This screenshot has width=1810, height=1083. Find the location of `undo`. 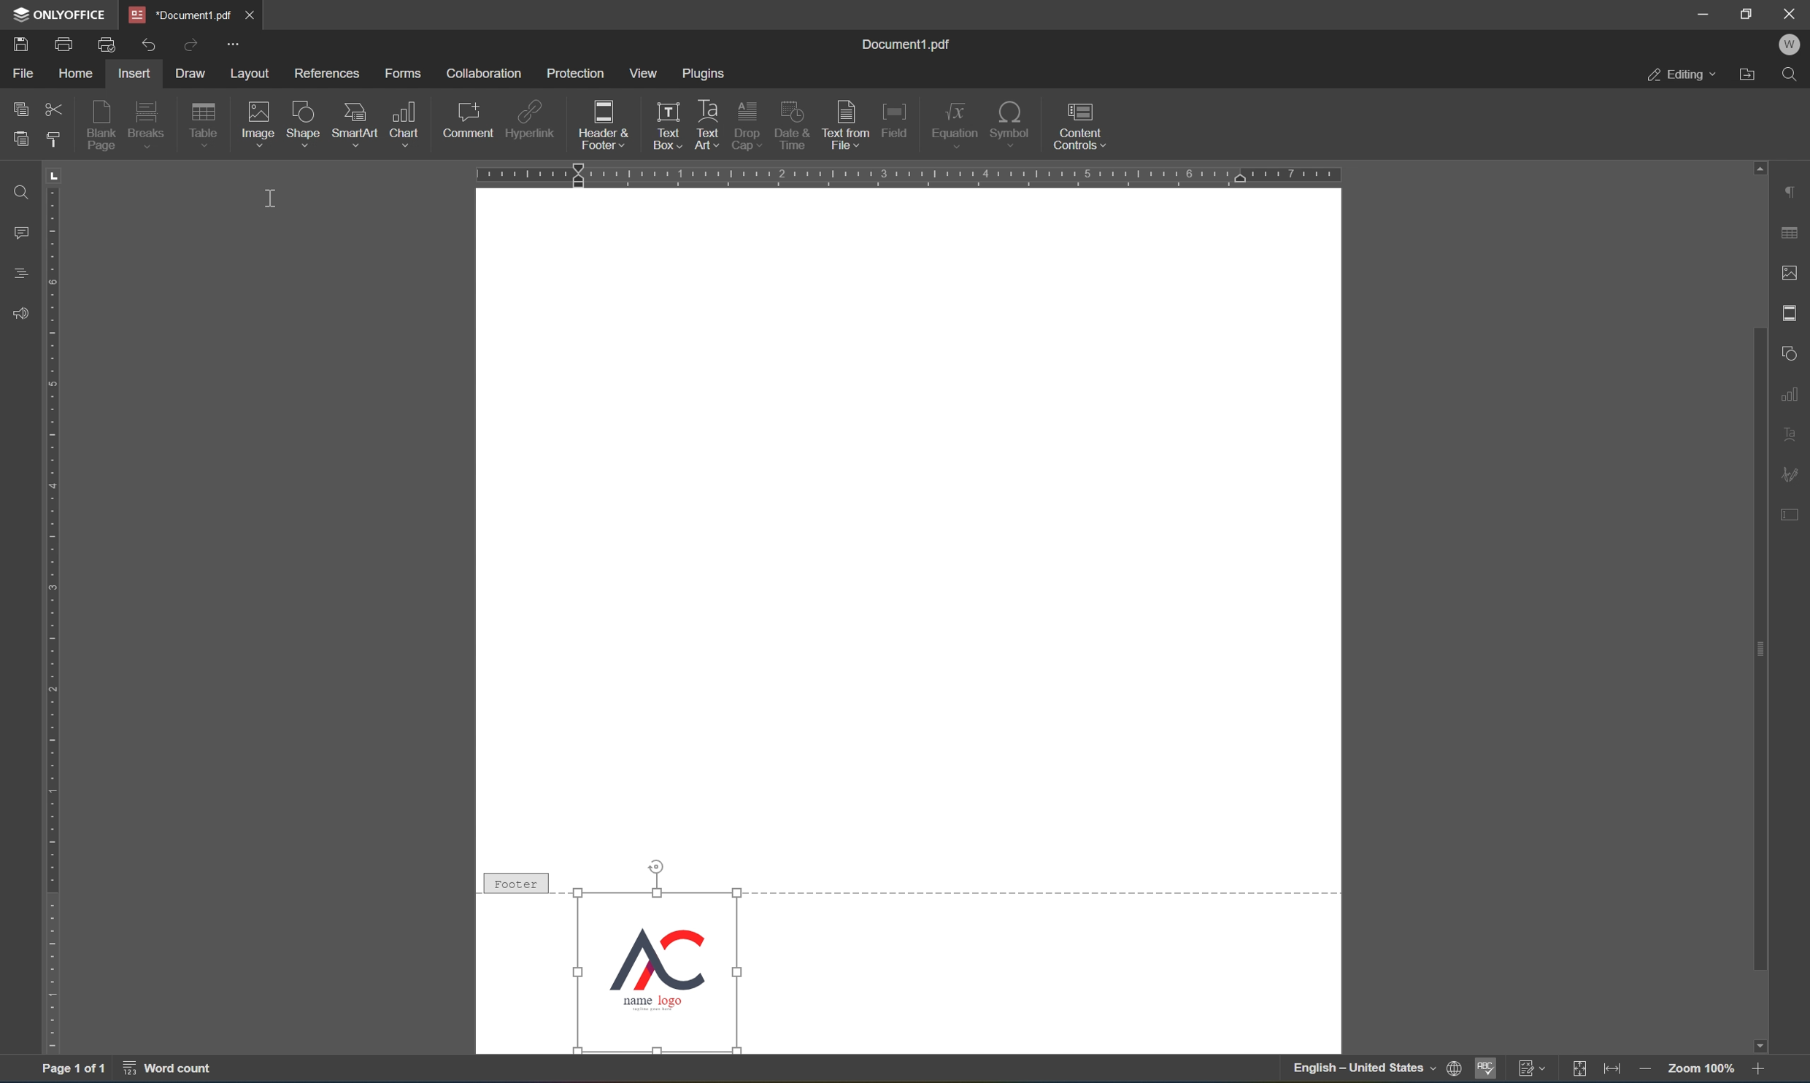

undo is located at coordinates (144, 45).